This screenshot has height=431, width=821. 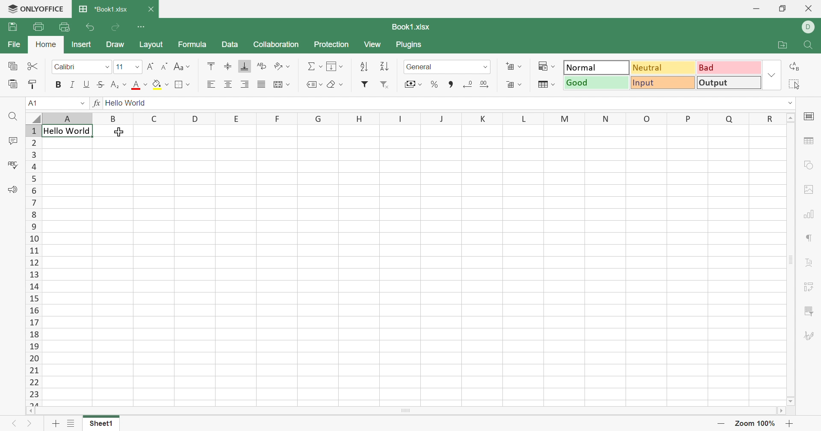 What do you see at coordinates (28, 424) in the screenshot?
I see `Next` at bounding box center [28, 424].